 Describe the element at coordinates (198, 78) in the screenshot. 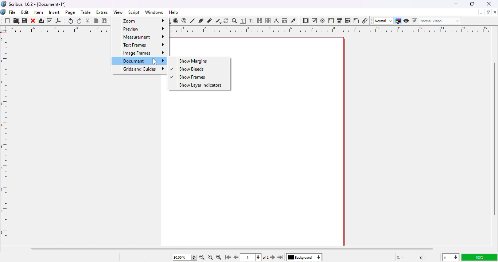

I see `show frames` at that location.